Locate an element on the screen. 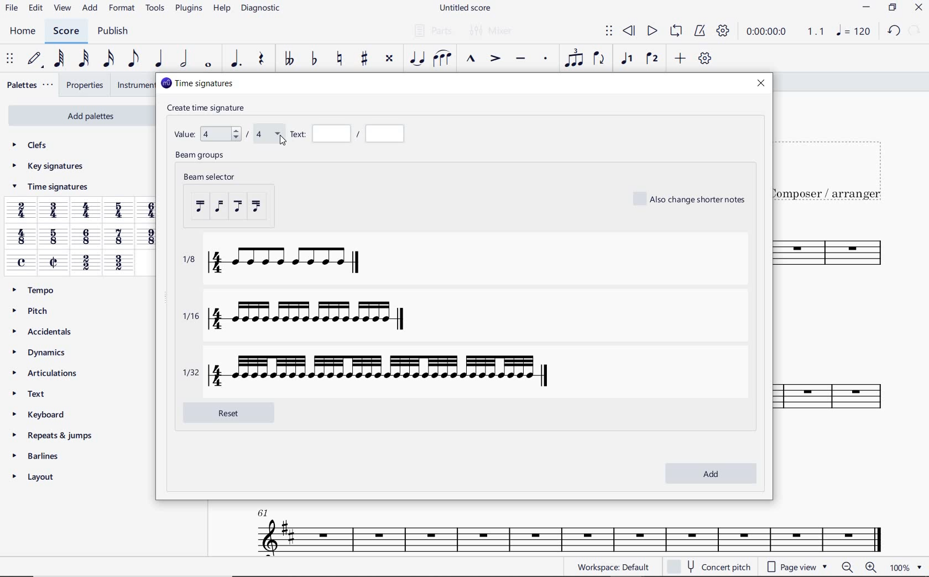  beam groups is located at coordinates (202, 156).